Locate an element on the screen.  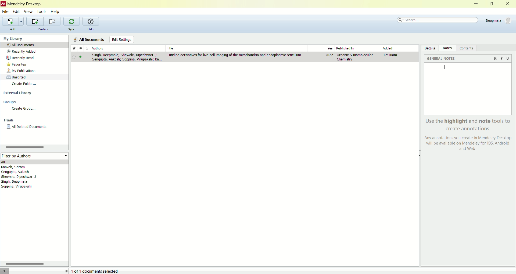
favorites is located at coordinates (33, 64).